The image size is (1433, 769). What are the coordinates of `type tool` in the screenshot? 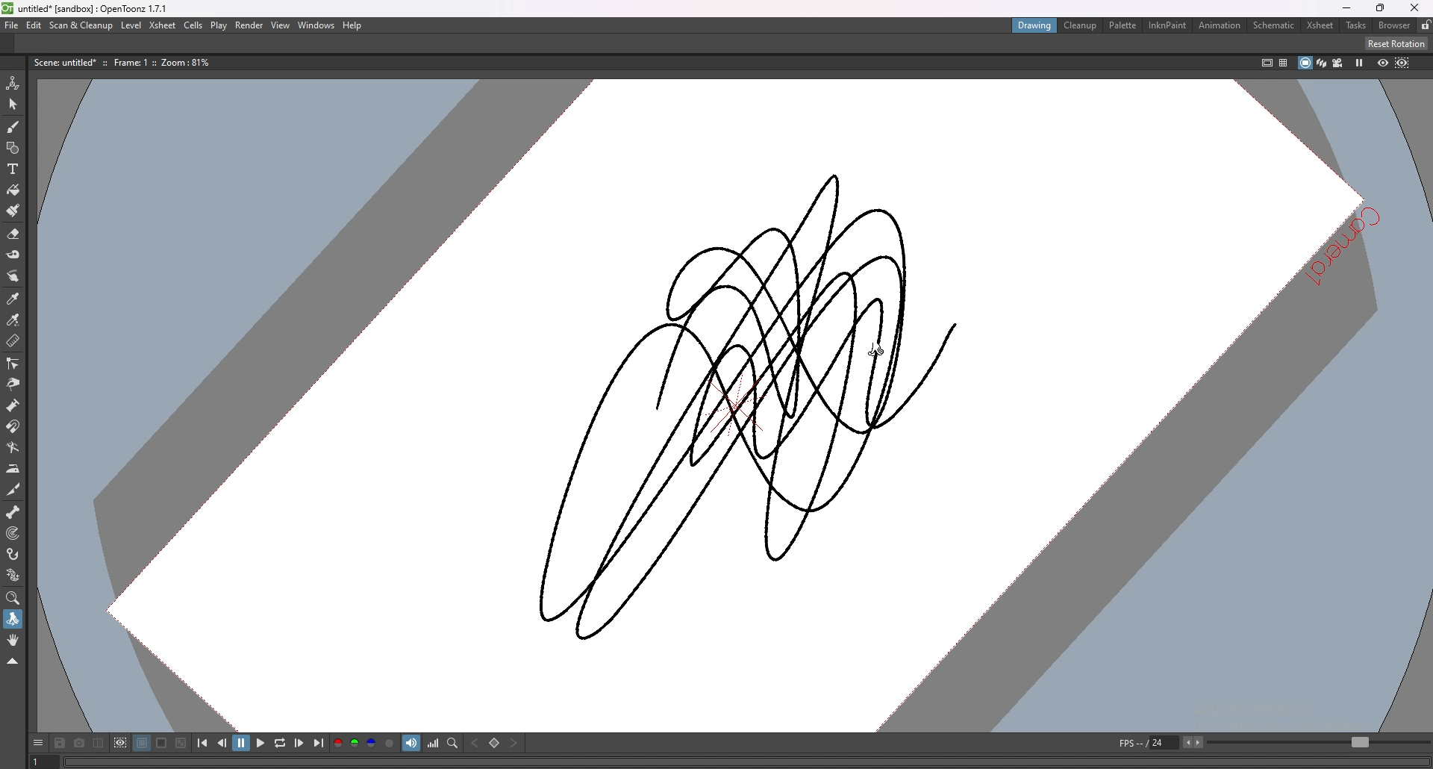 It's located at (13, 168).